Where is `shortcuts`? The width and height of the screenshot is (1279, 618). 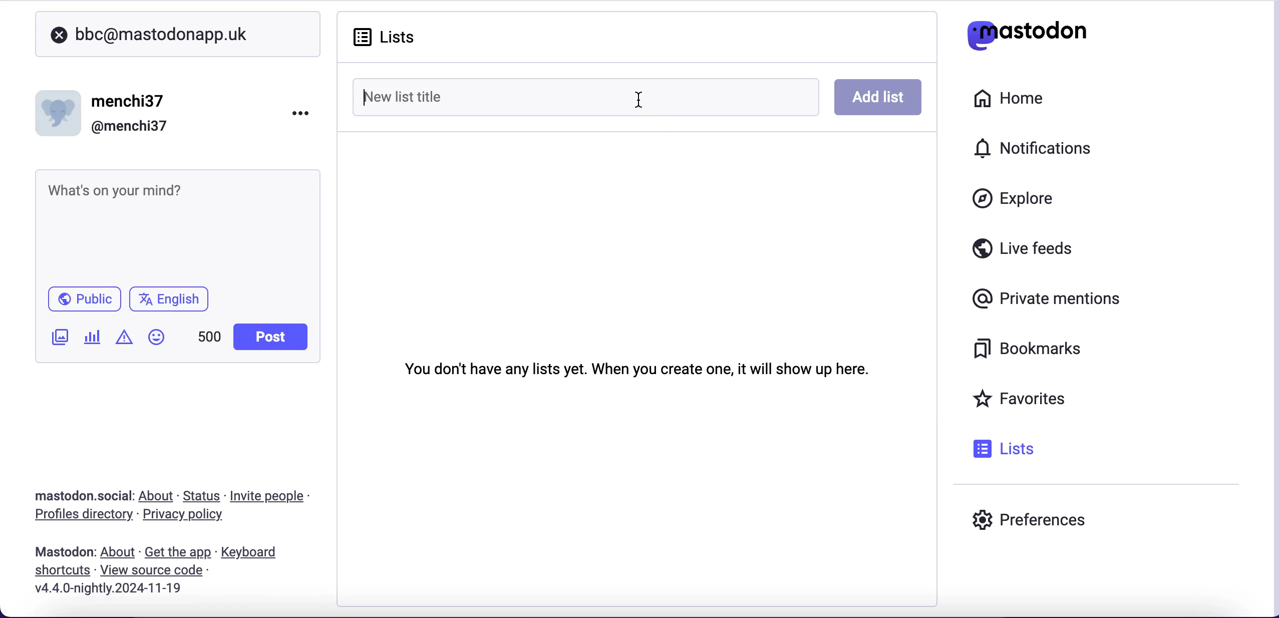
shortcuts is located at coordinates (59, 571).